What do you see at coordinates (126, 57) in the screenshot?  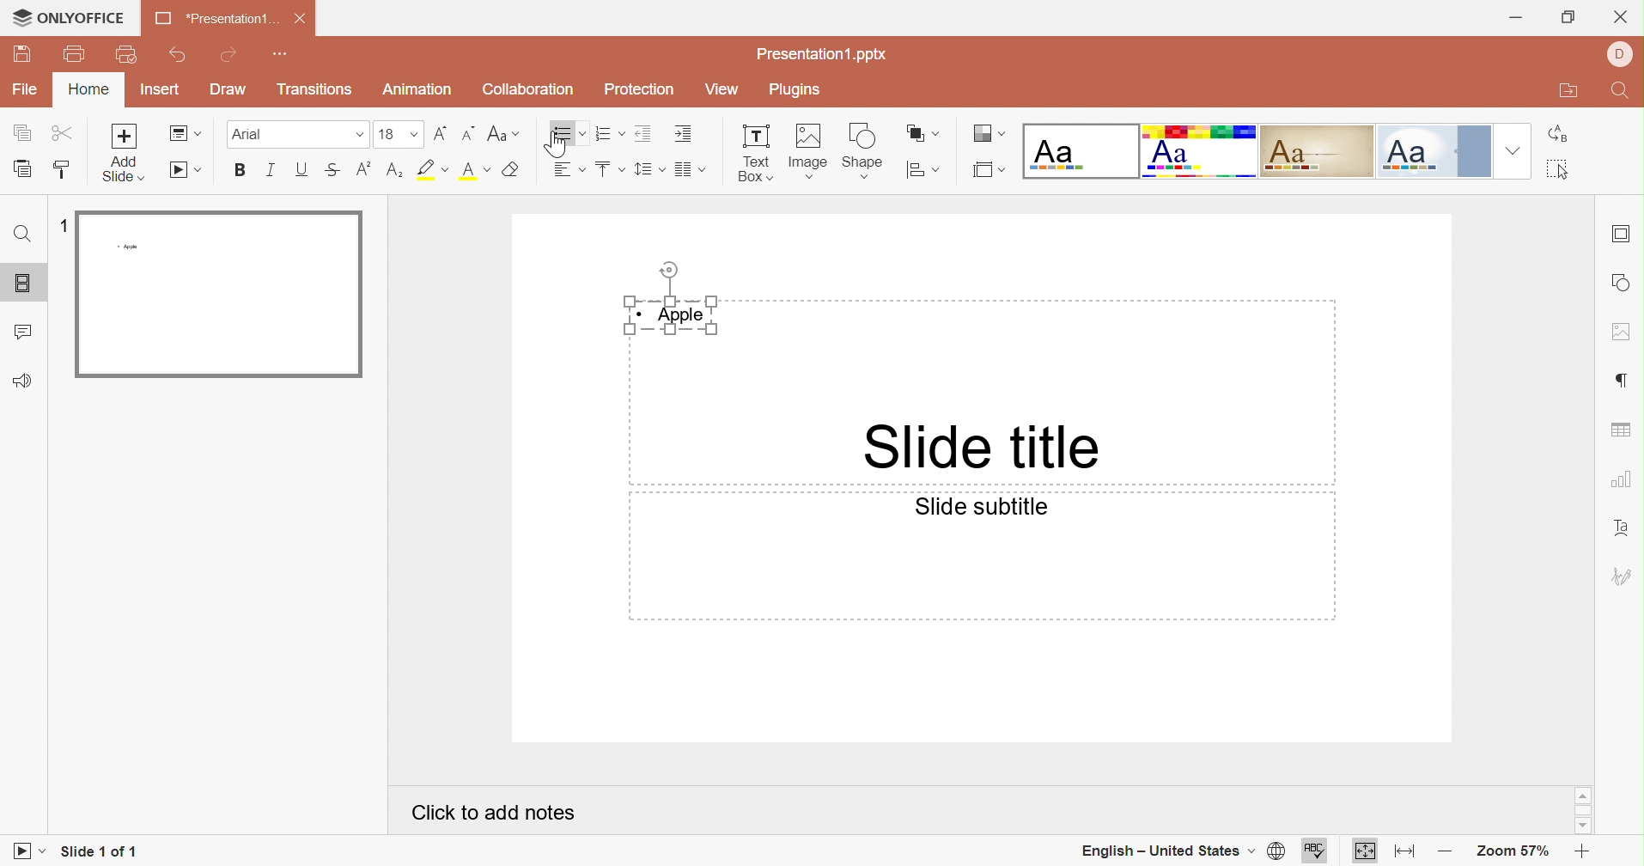 I see `Quick Print` at bounding box center [126, 57].